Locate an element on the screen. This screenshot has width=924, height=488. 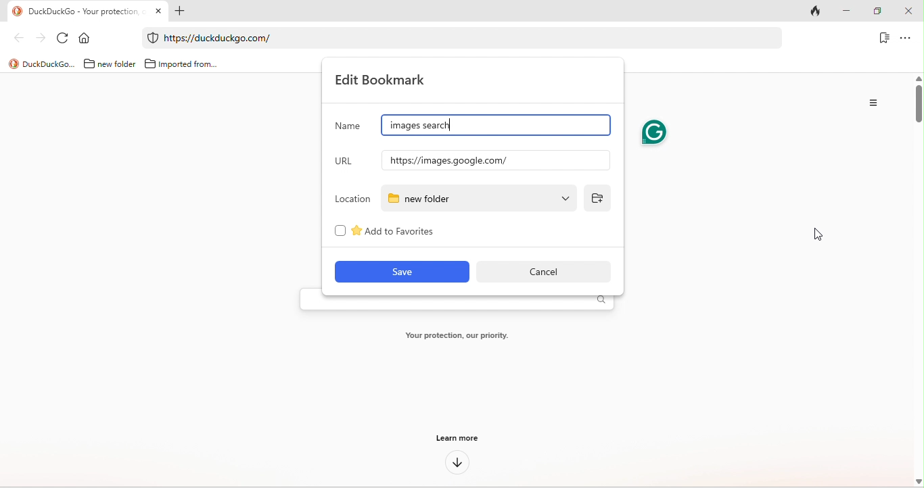
duckduckgo protection is located at coordinates (151, 38).